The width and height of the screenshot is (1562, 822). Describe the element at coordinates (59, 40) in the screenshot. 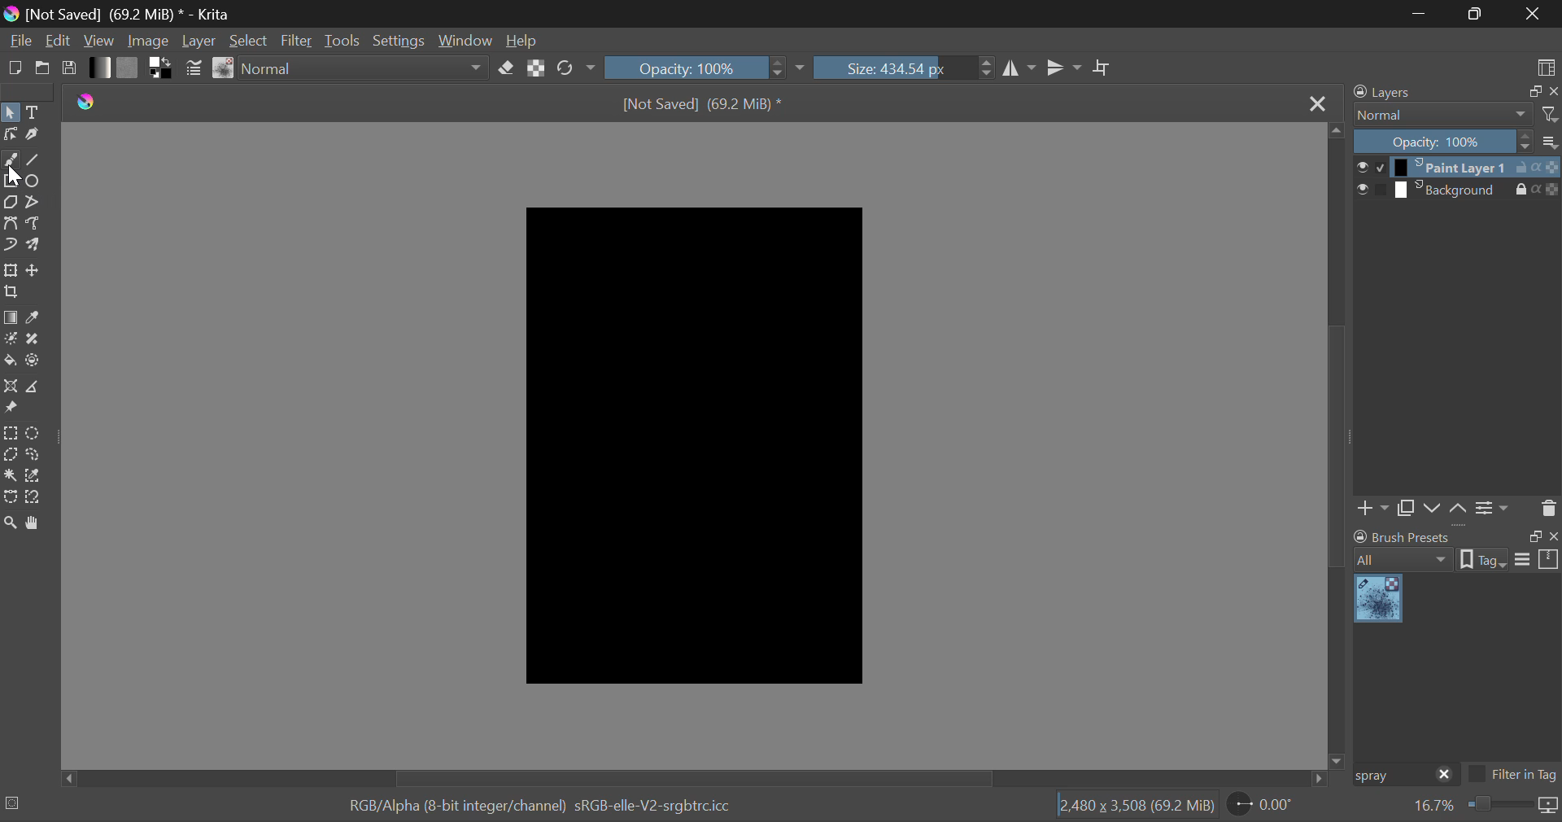

I see `Edit` at that location.